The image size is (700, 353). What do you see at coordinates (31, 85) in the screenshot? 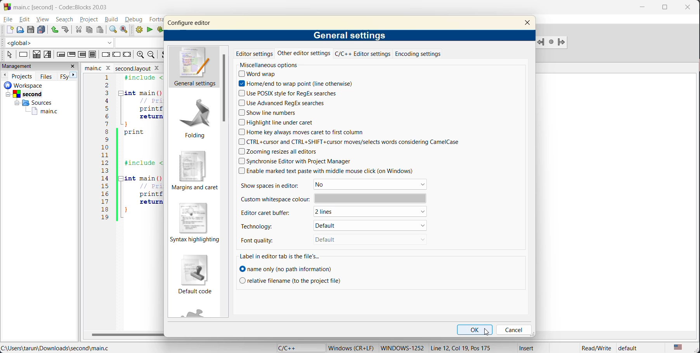
I see `workspace` at bounding box center [31, 85].